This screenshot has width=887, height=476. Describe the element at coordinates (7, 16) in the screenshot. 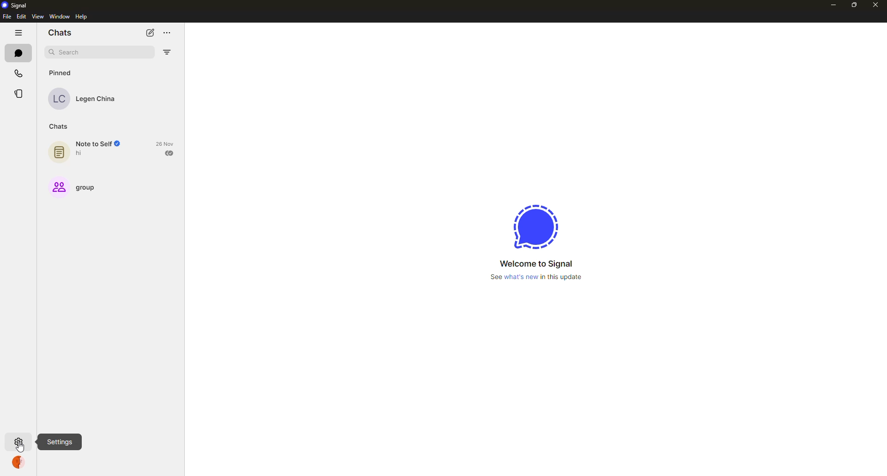

I see `file` at that location.